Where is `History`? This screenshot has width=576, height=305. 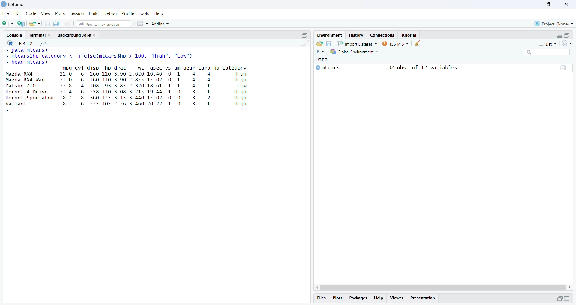
History is located at coordinates (355, 35).